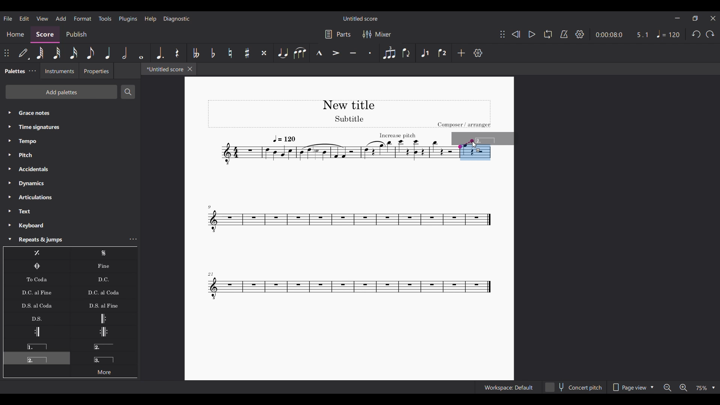  What do you see at coordinates (705, 388) in the screenshot?
I see `Zoom options` at bounding box center [705, 388].